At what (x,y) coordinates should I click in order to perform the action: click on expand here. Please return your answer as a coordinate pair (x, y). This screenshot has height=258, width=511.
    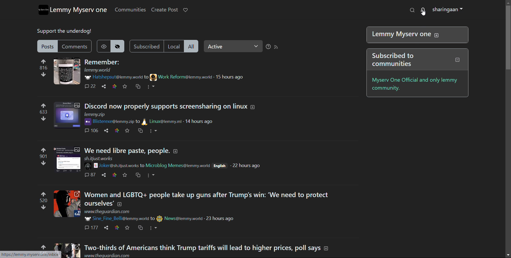
    Looking at the image, I should click on (67, 71).